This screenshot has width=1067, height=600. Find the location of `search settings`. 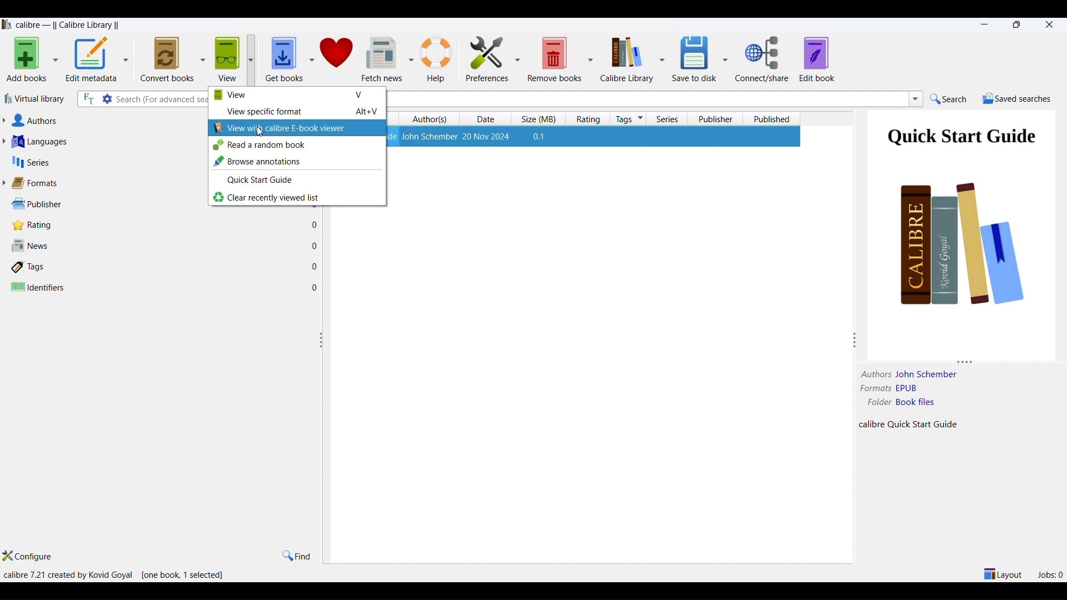

search settings is located at coordinates (108, 99).